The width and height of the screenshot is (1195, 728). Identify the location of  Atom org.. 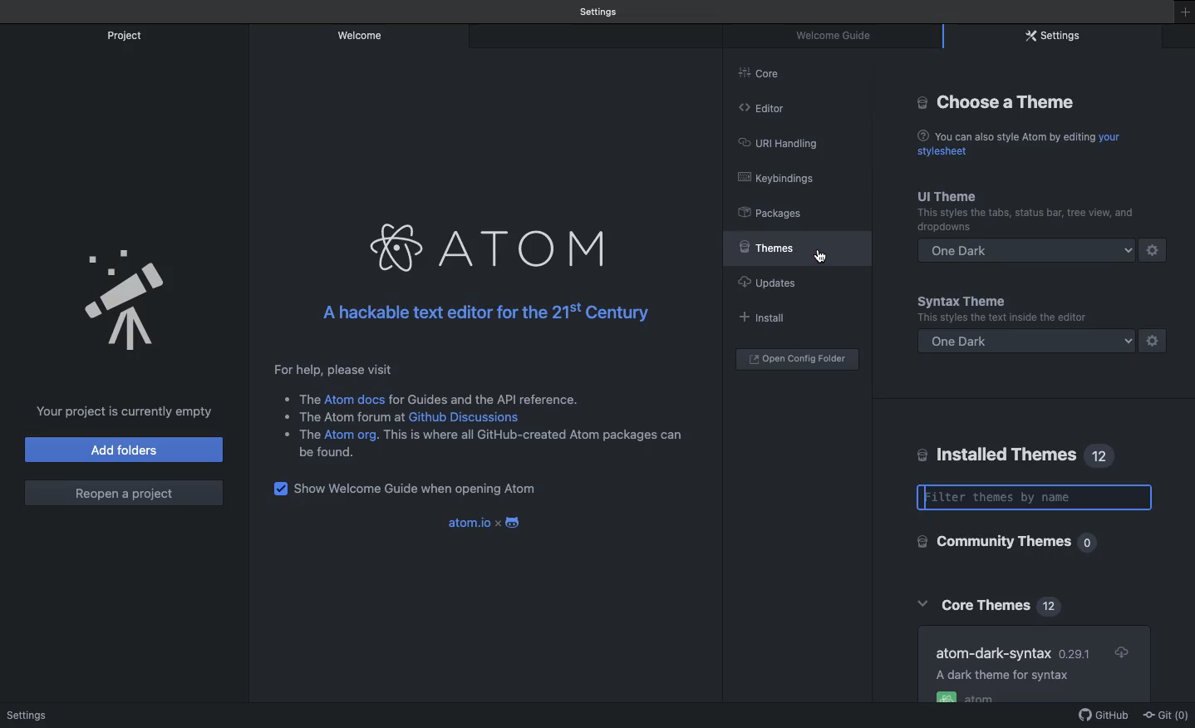
(355, 435).